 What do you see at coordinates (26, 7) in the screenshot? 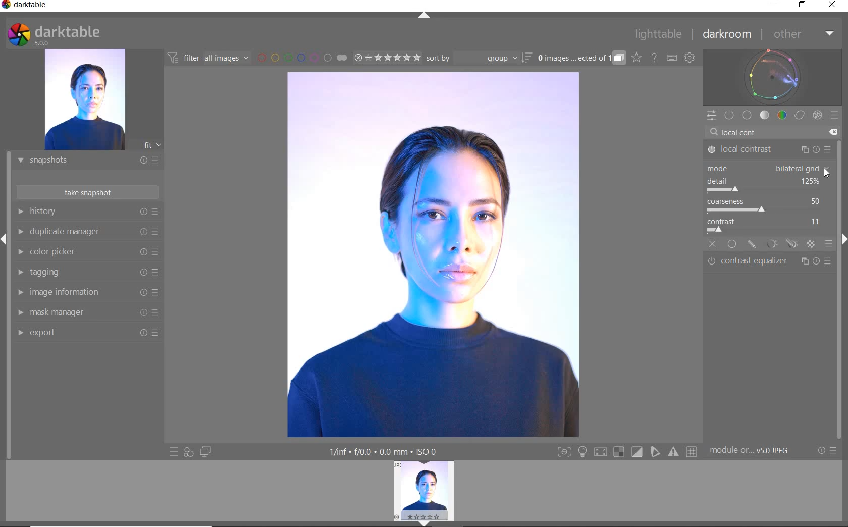
I see `SYSTEM NAME` at bounding box center [26, 7].